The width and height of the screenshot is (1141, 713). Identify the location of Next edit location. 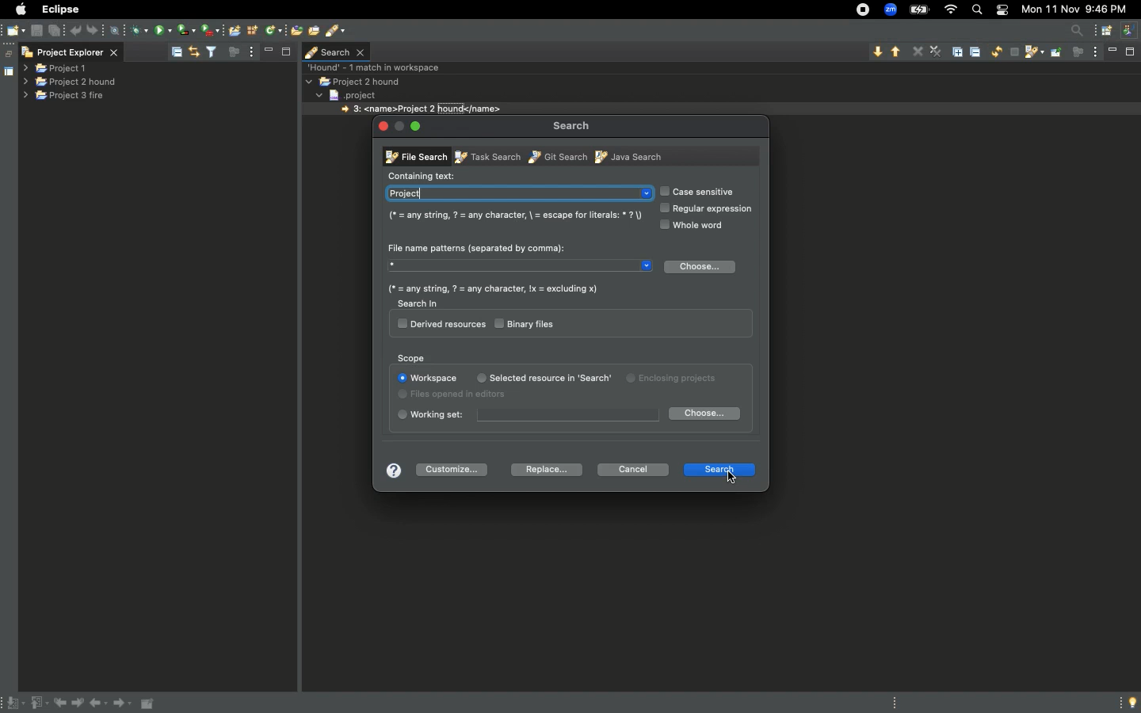
(79, 703).